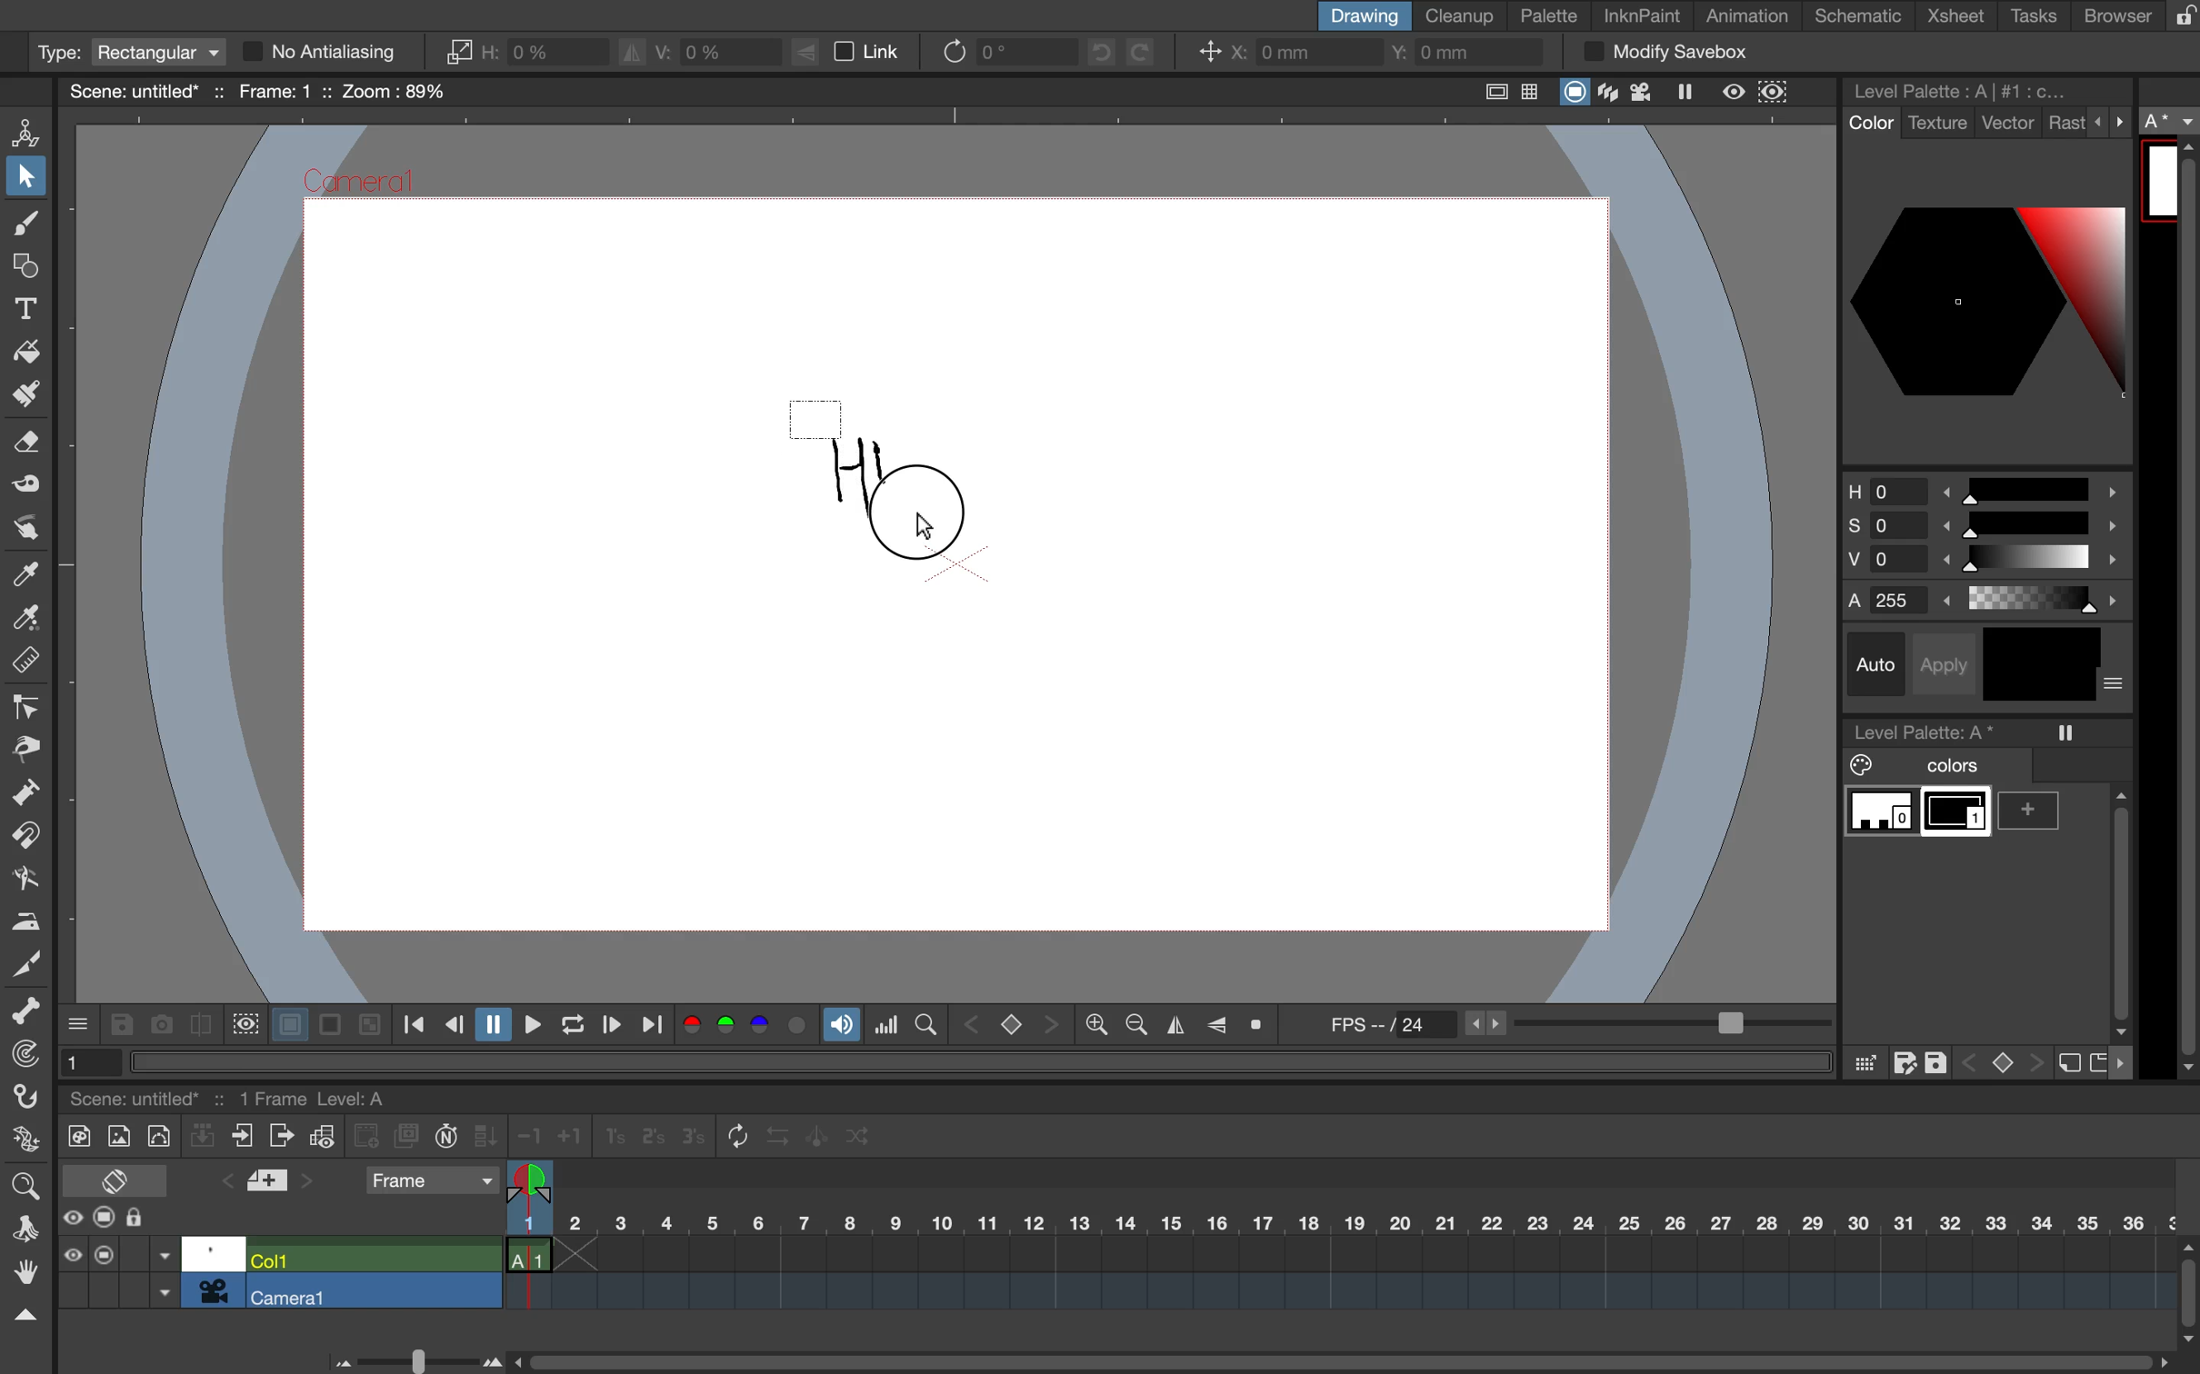  I want to click on click and drag color palaette, so click(1864, 1064).